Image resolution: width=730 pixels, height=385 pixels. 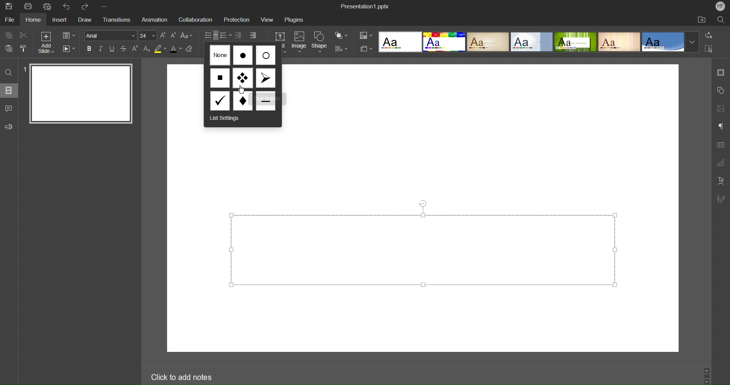 What do you see at coordinates (706, 382) in the screenshot?
I see `scroll down` at bounding box center [706, 382].